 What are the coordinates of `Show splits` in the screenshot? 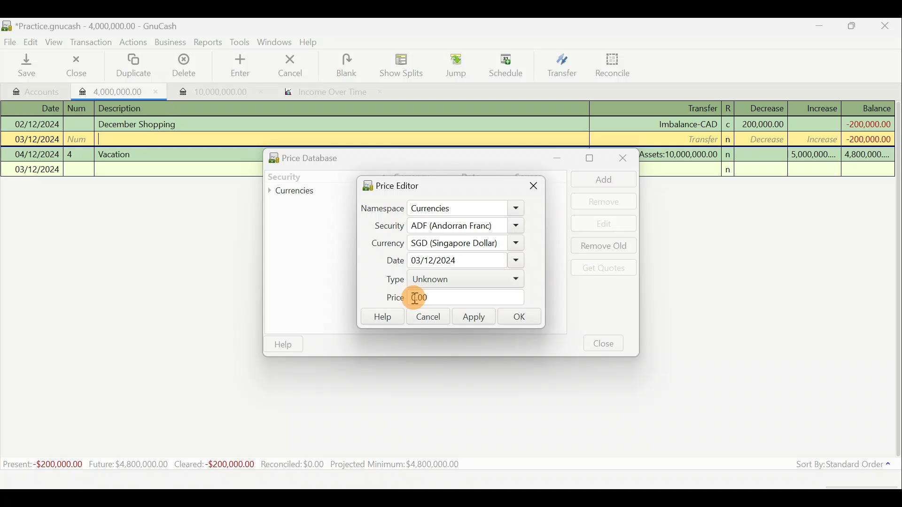 It's located at (402, 65).